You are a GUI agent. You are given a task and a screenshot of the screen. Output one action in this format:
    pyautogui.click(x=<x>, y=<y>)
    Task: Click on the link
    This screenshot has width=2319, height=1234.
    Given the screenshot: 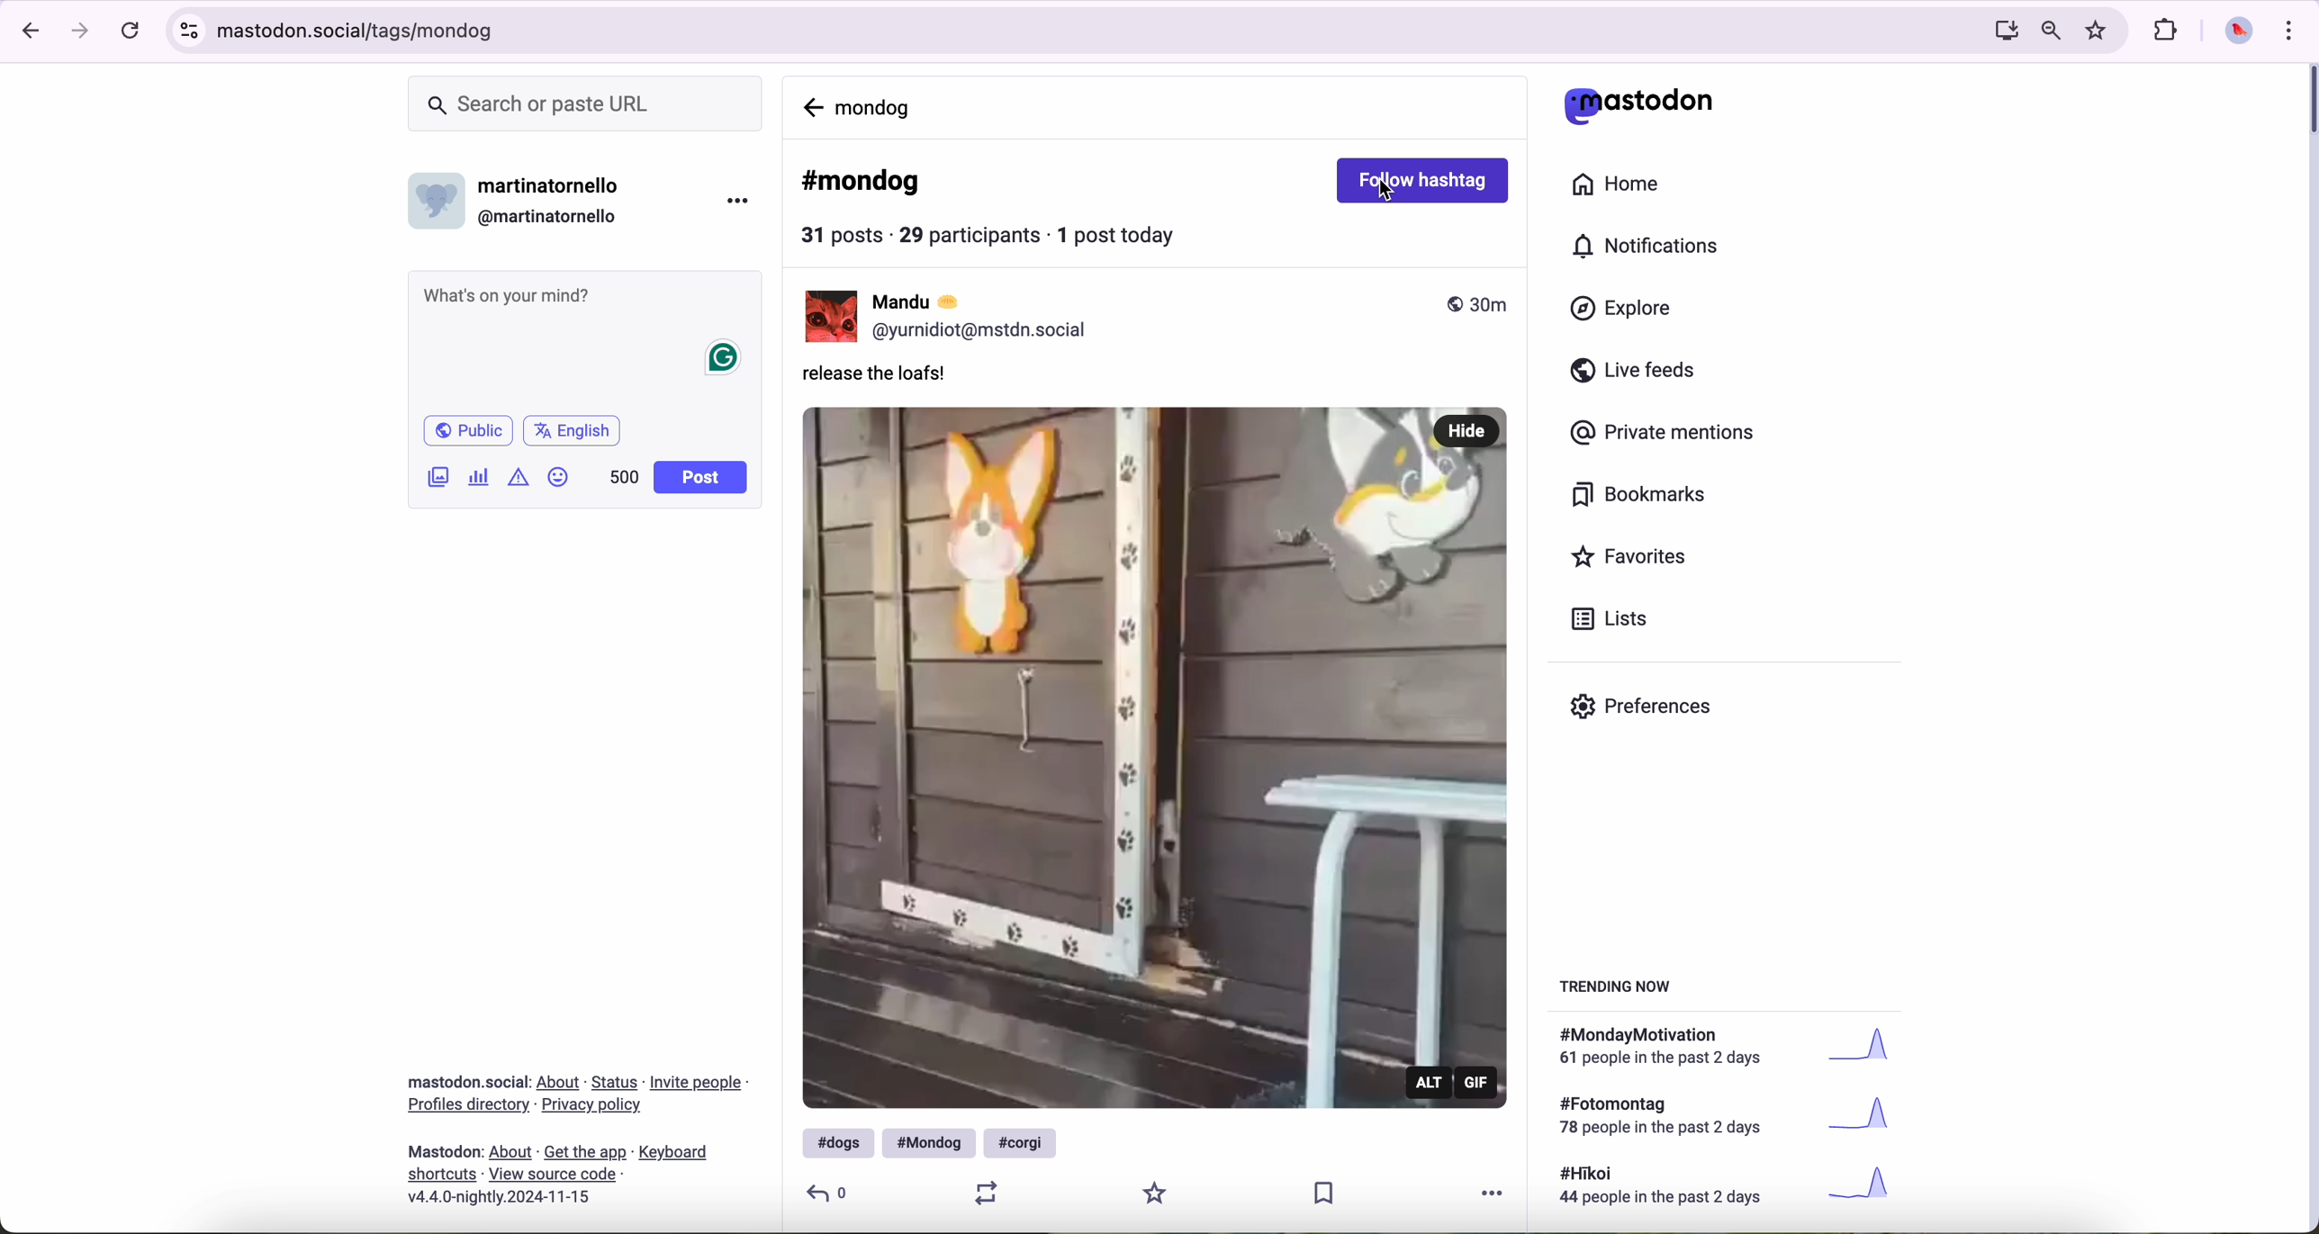 What is the action you would take?
    pyautogui.click(x=560, y=1083)
    